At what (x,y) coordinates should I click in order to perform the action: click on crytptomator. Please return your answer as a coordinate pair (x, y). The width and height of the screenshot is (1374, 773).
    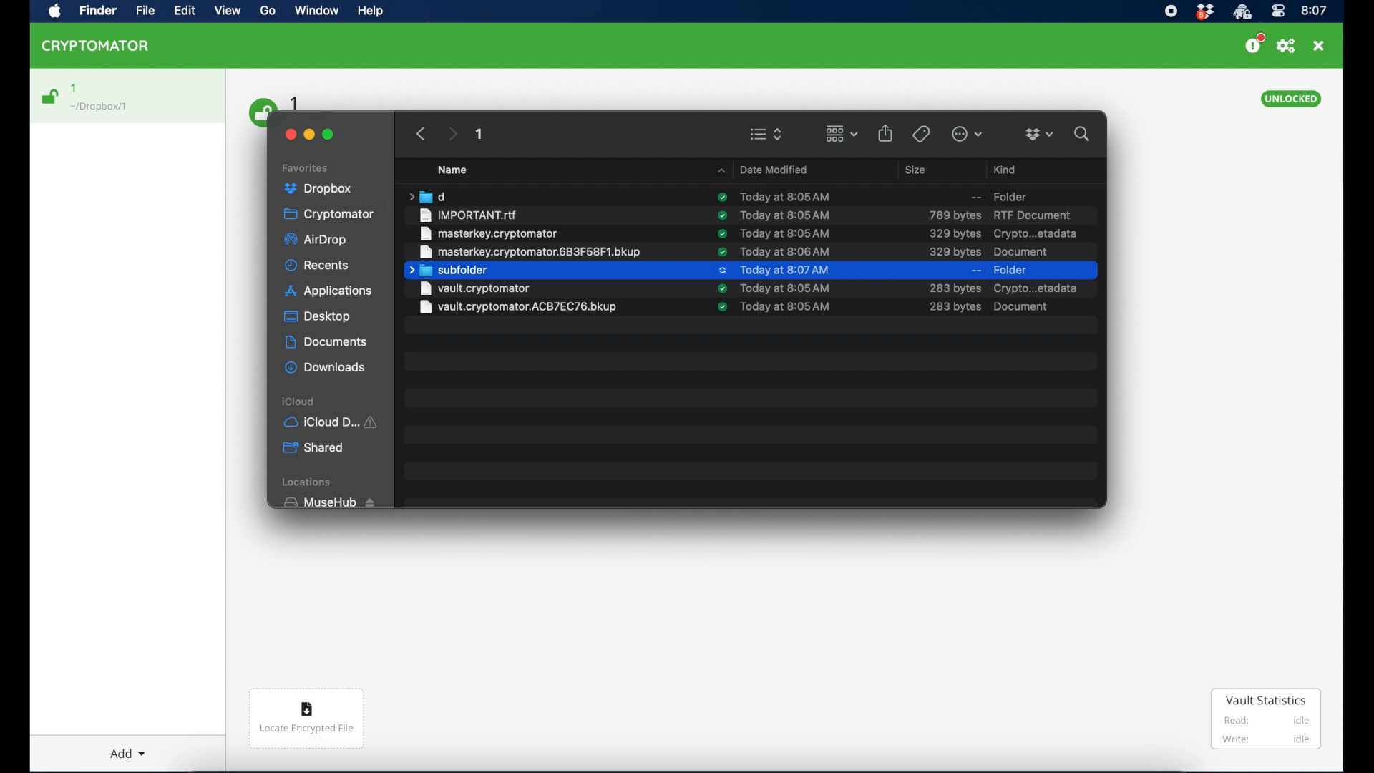
    Looking at the image, I should click on (1242, 12).